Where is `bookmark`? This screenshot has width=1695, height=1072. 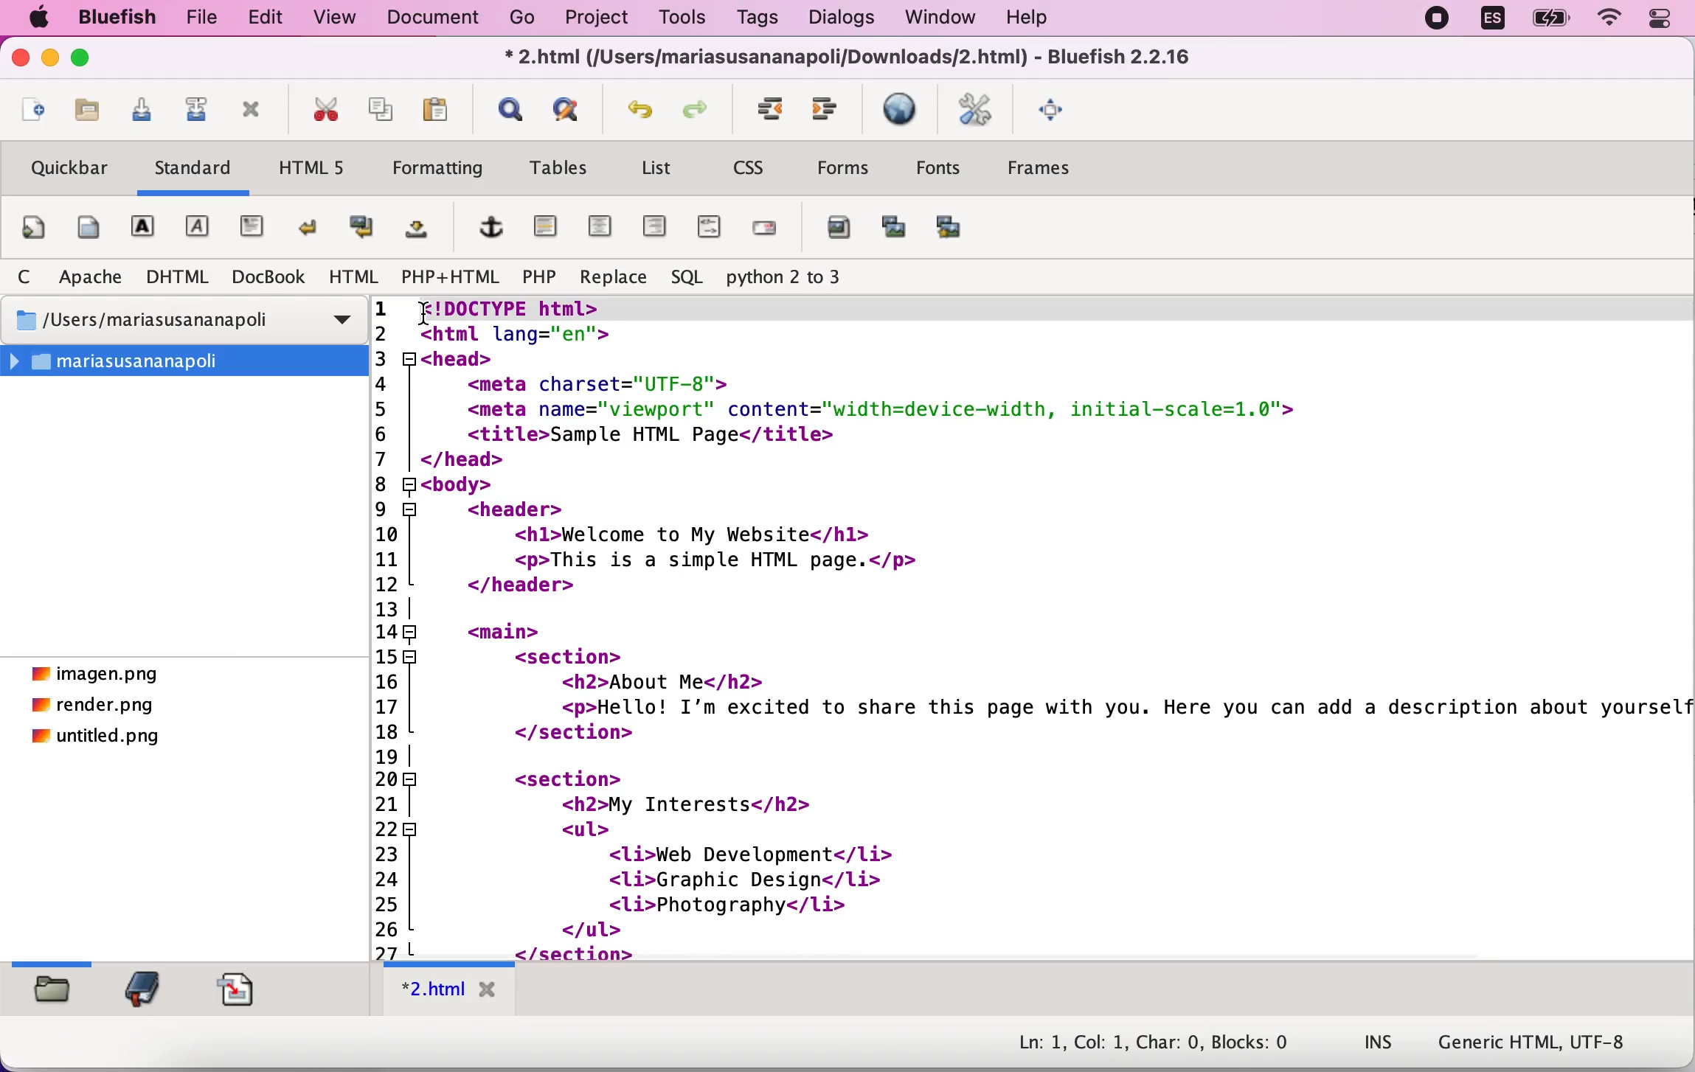 bookmark is located at coordinates (143, 991).